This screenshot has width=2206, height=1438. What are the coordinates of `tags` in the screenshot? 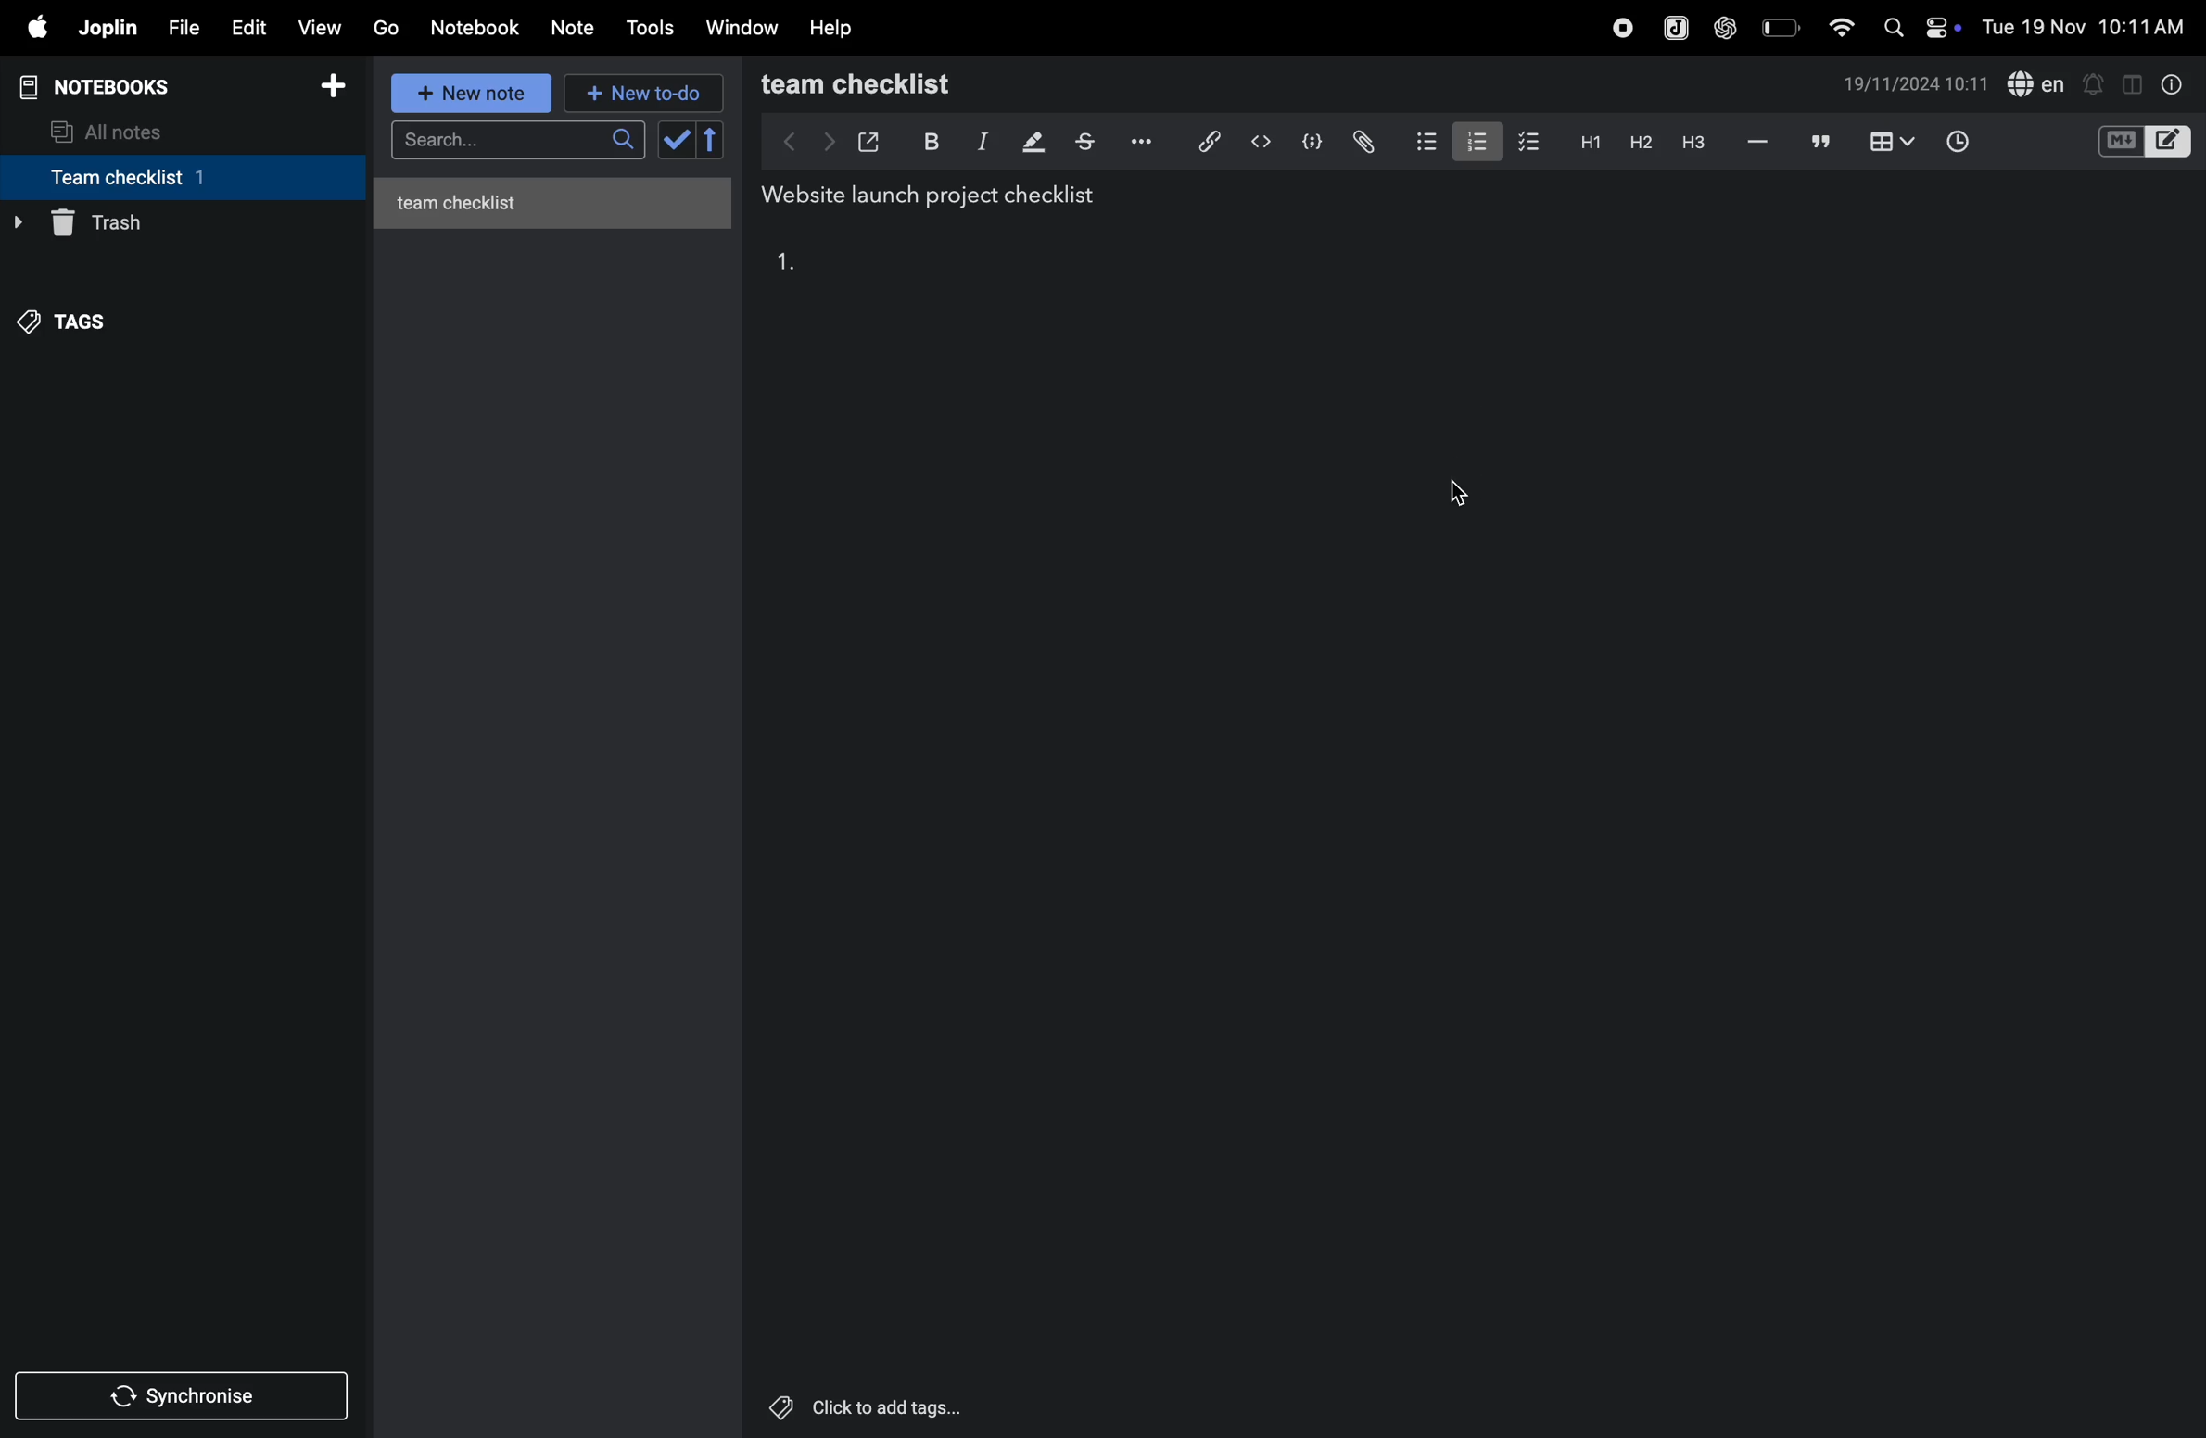 It's located at (75, 316).